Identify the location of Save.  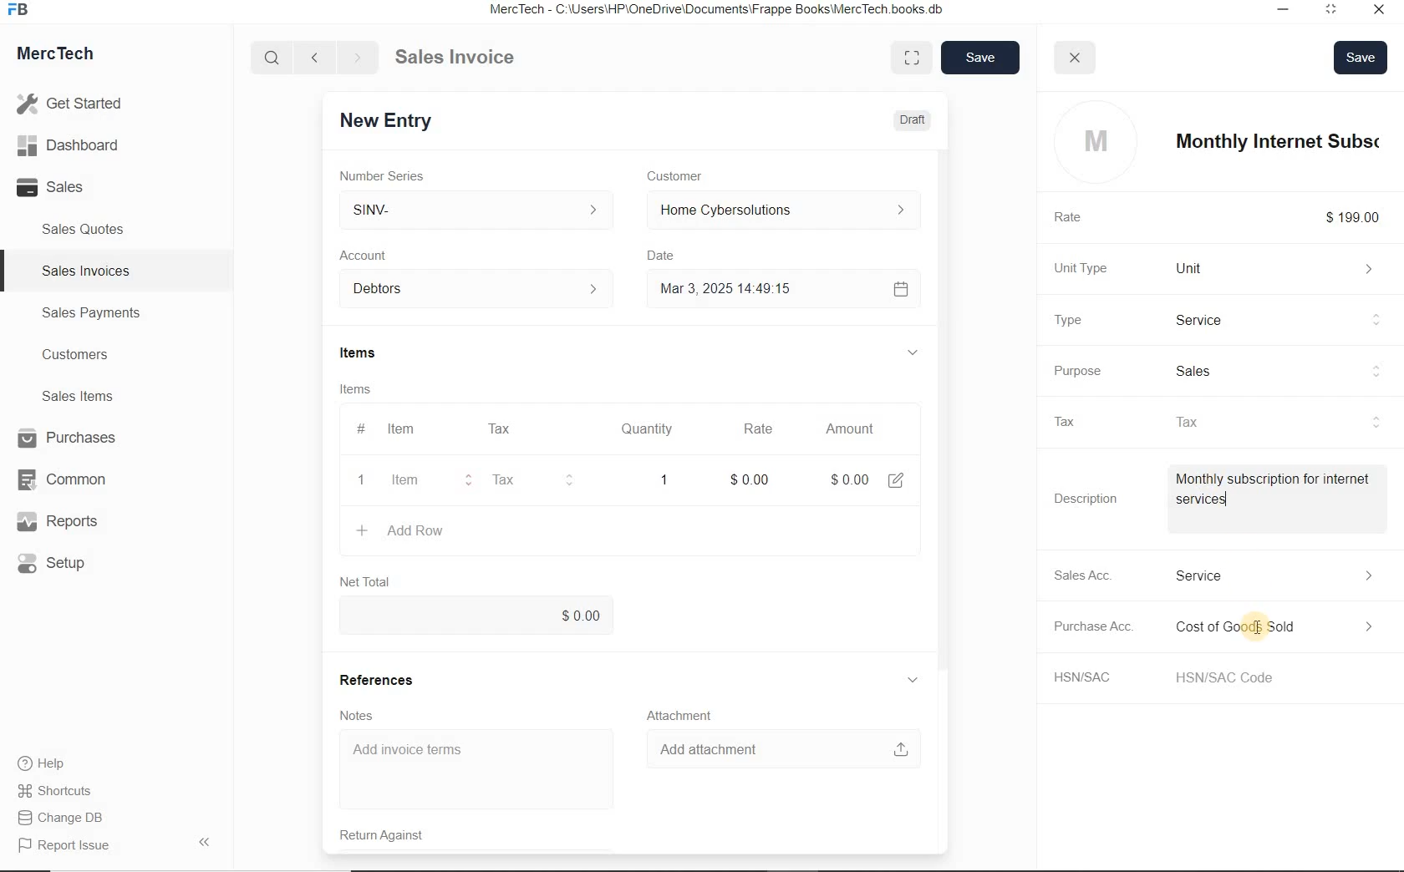
(1361, 55).